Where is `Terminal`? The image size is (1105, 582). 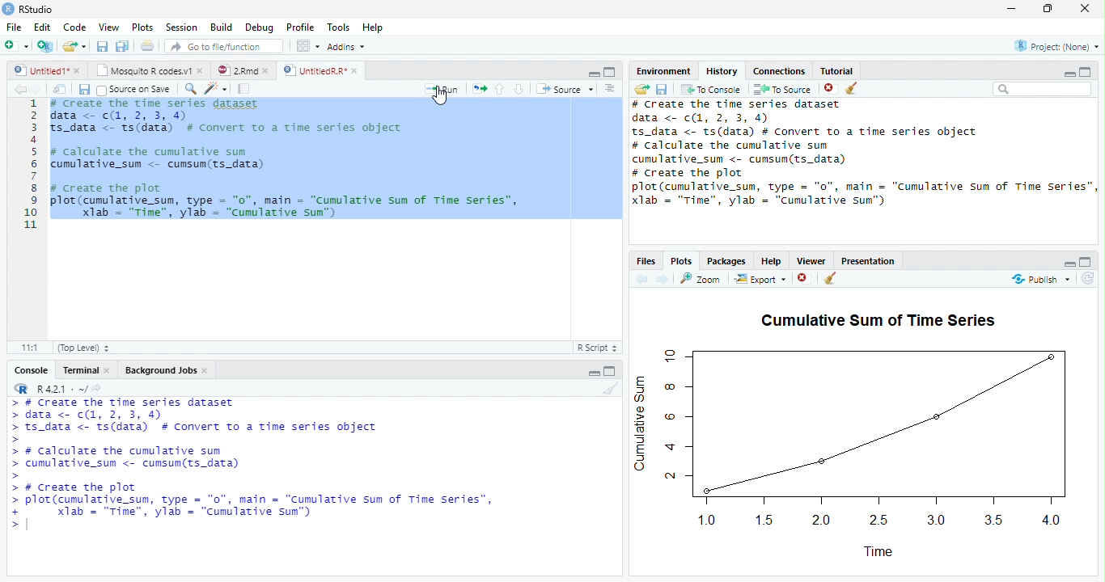
Terminal is located at coordinates (86, 370).